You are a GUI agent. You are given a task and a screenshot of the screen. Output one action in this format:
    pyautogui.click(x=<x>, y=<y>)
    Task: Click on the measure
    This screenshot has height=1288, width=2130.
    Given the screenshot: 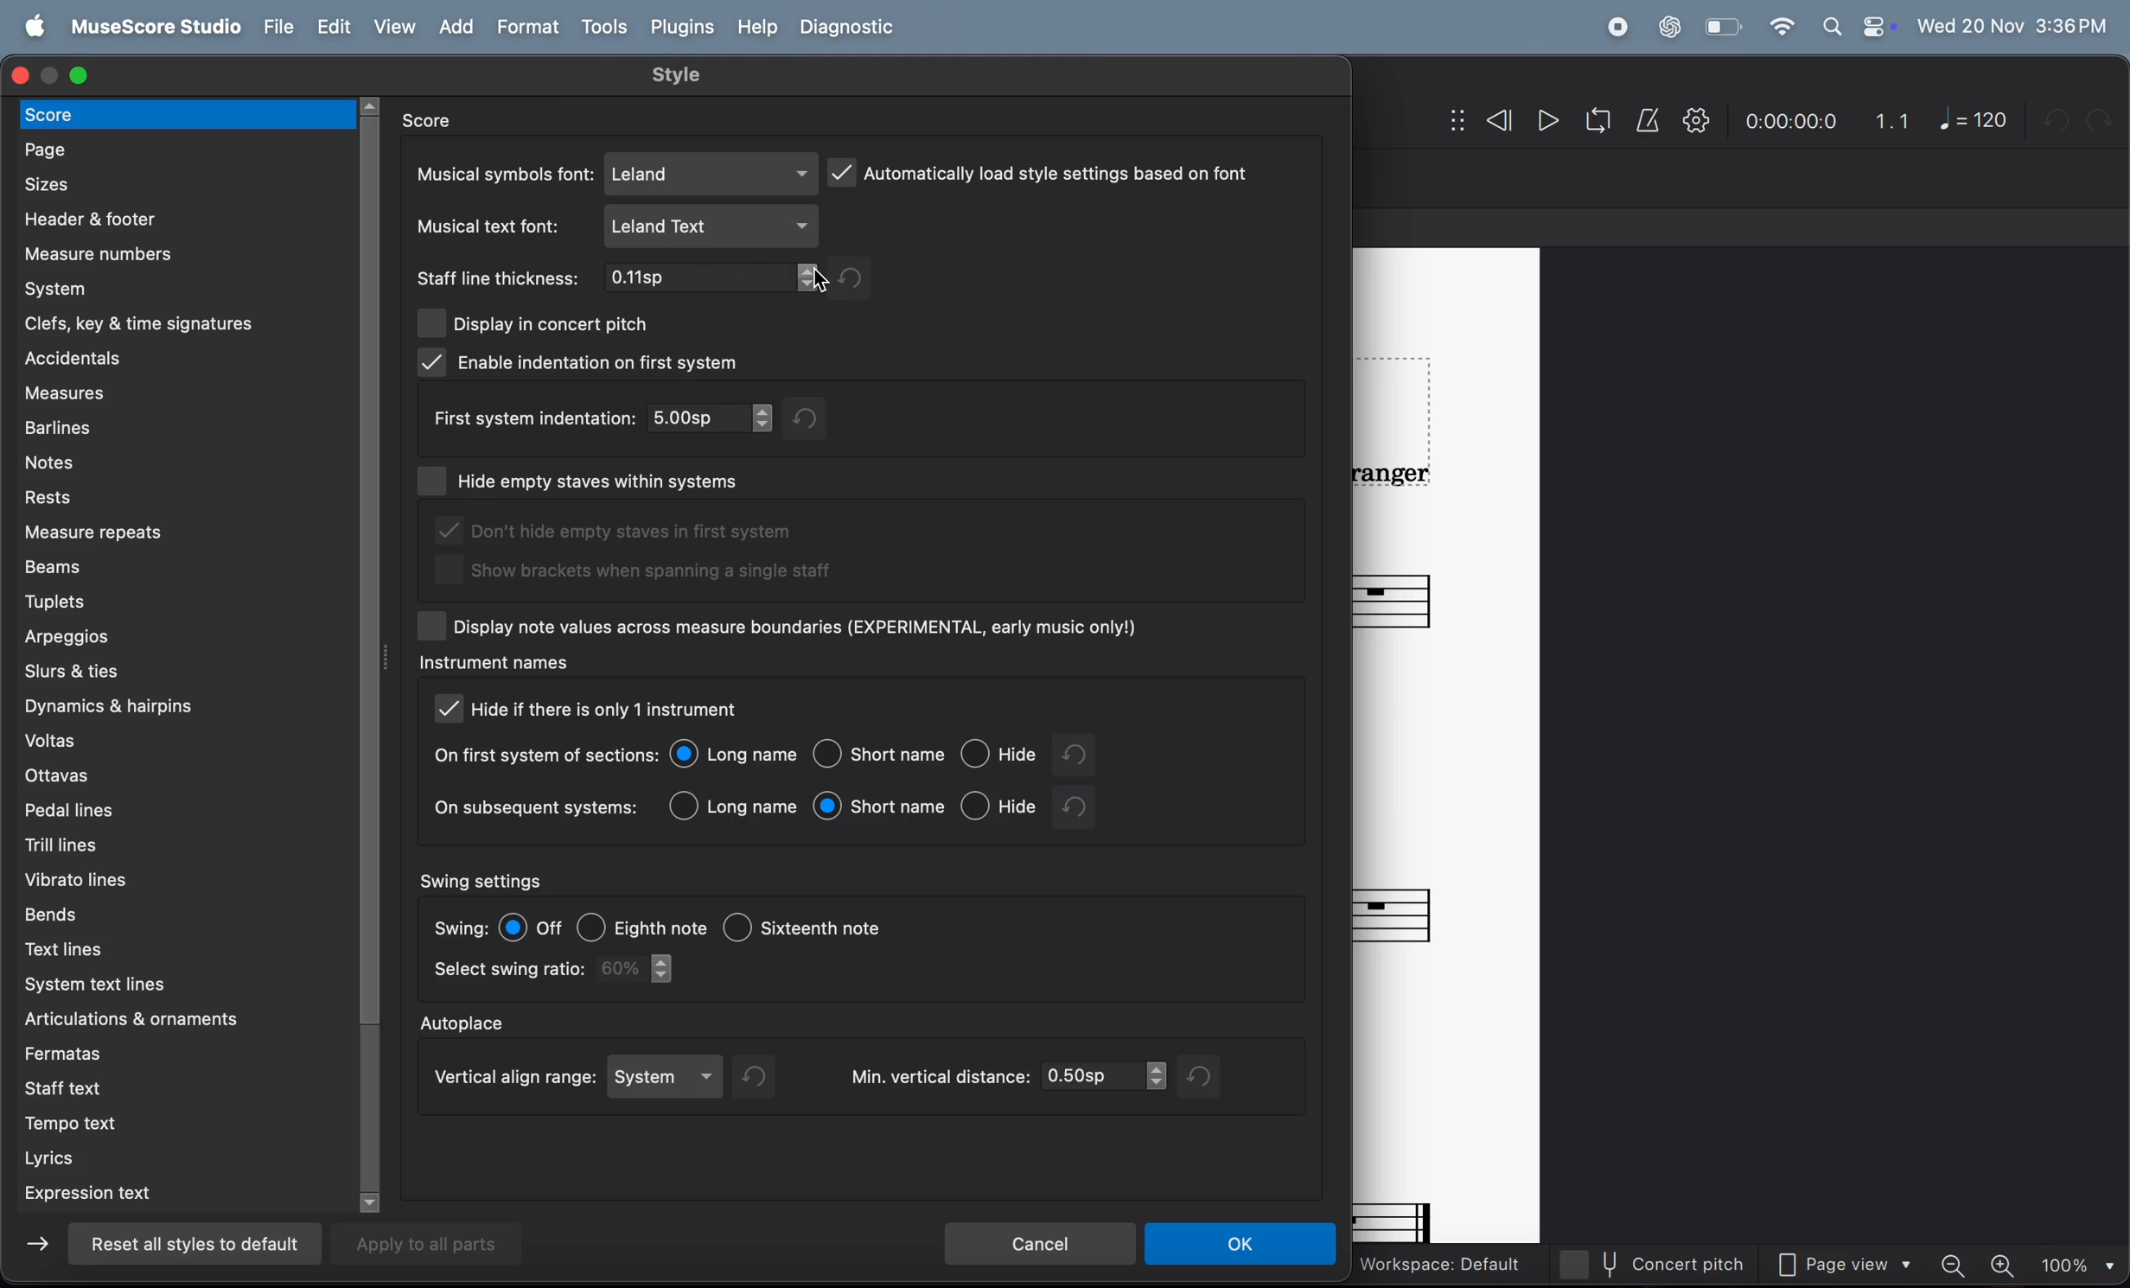 What is the action you would take?
    pyautogui.click(x=169, y=253)
    